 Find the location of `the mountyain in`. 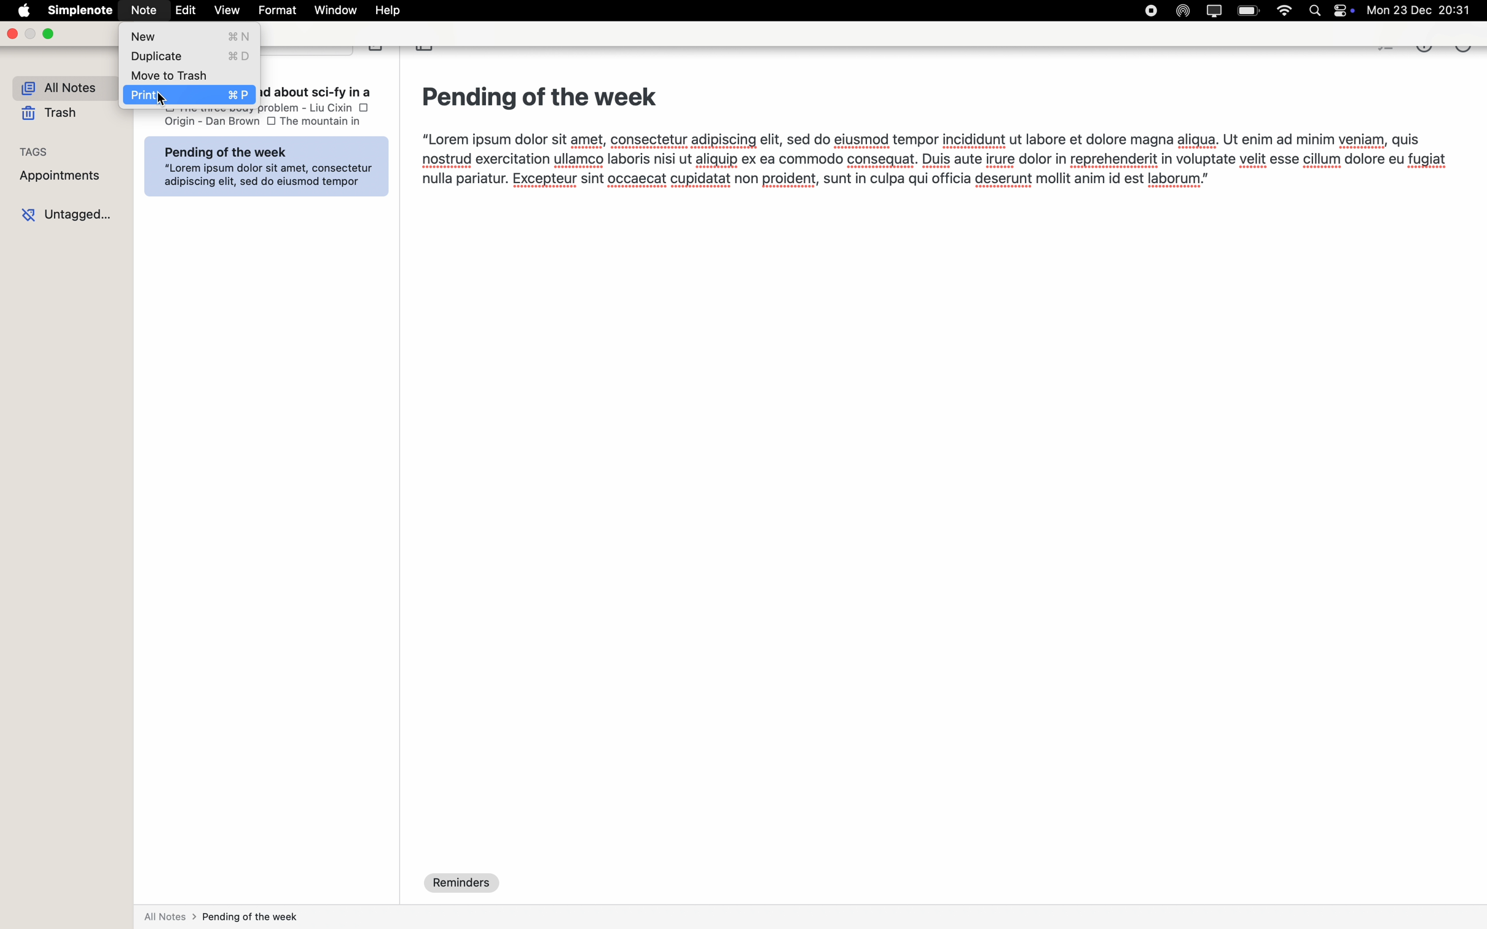

the mountyain in is located at coordinates (334, 121).